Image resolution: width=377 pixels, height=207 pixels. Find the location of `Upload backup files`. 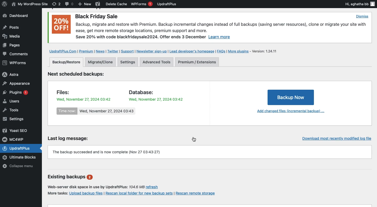

Upload backup files is located at coordinates (85, 194).